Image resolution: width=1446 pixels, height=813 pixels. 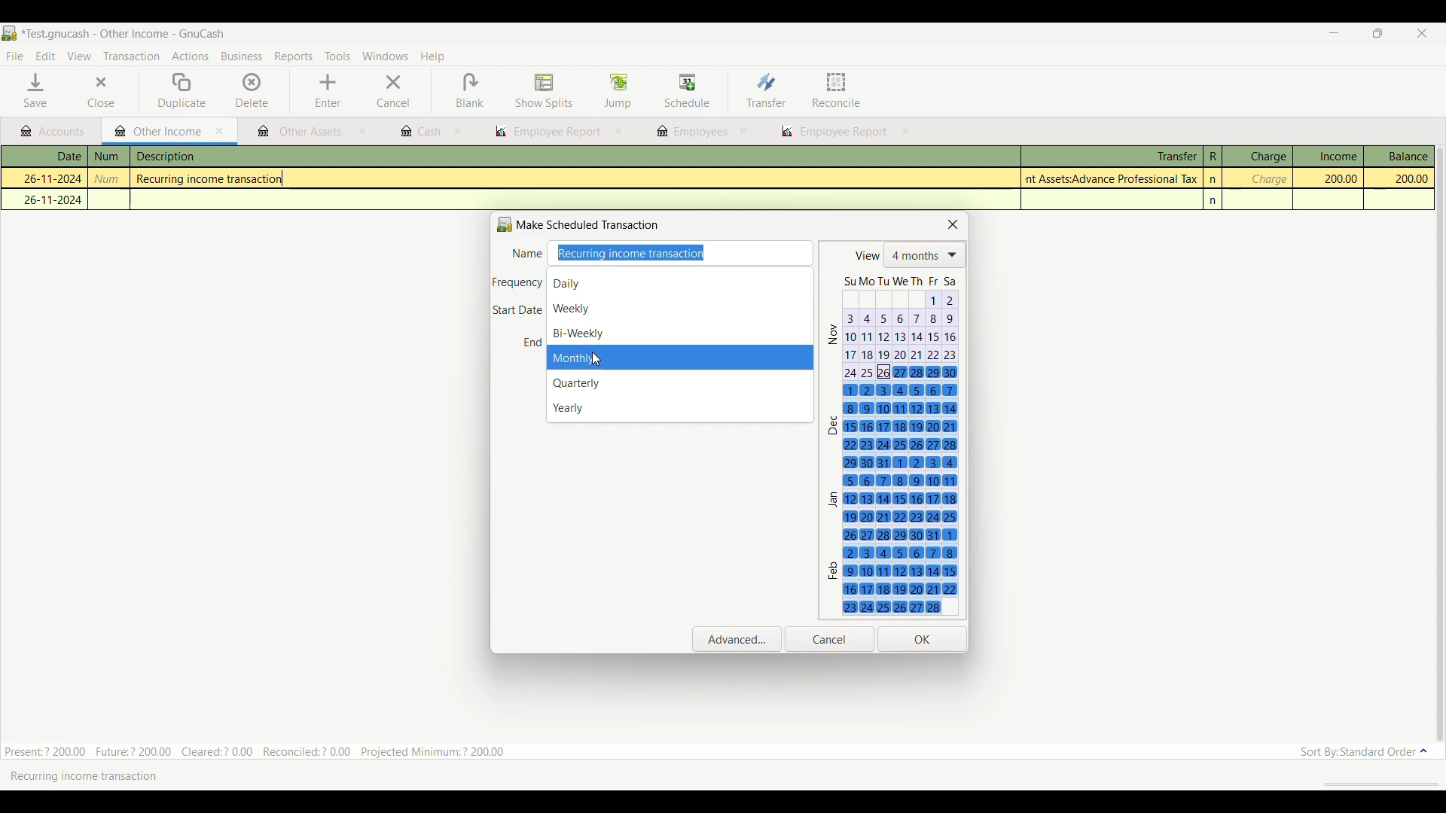 What do you see at coordinates (294, 56) in the screenshot?
I see `Reports menu` at bounding box center [294, 56].